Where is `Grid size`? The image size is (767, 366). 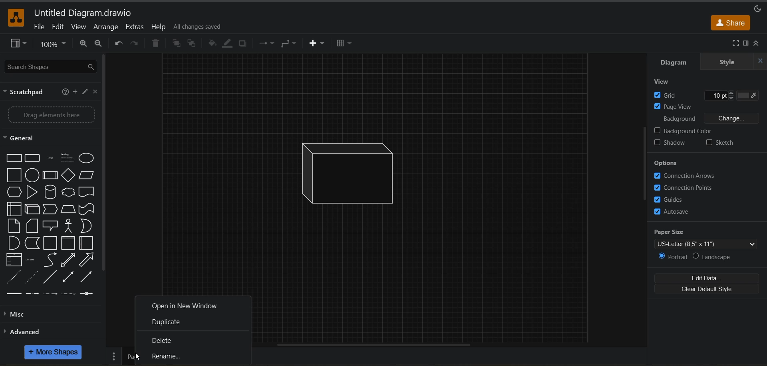 Grid size is located at coordinates (709, 94).